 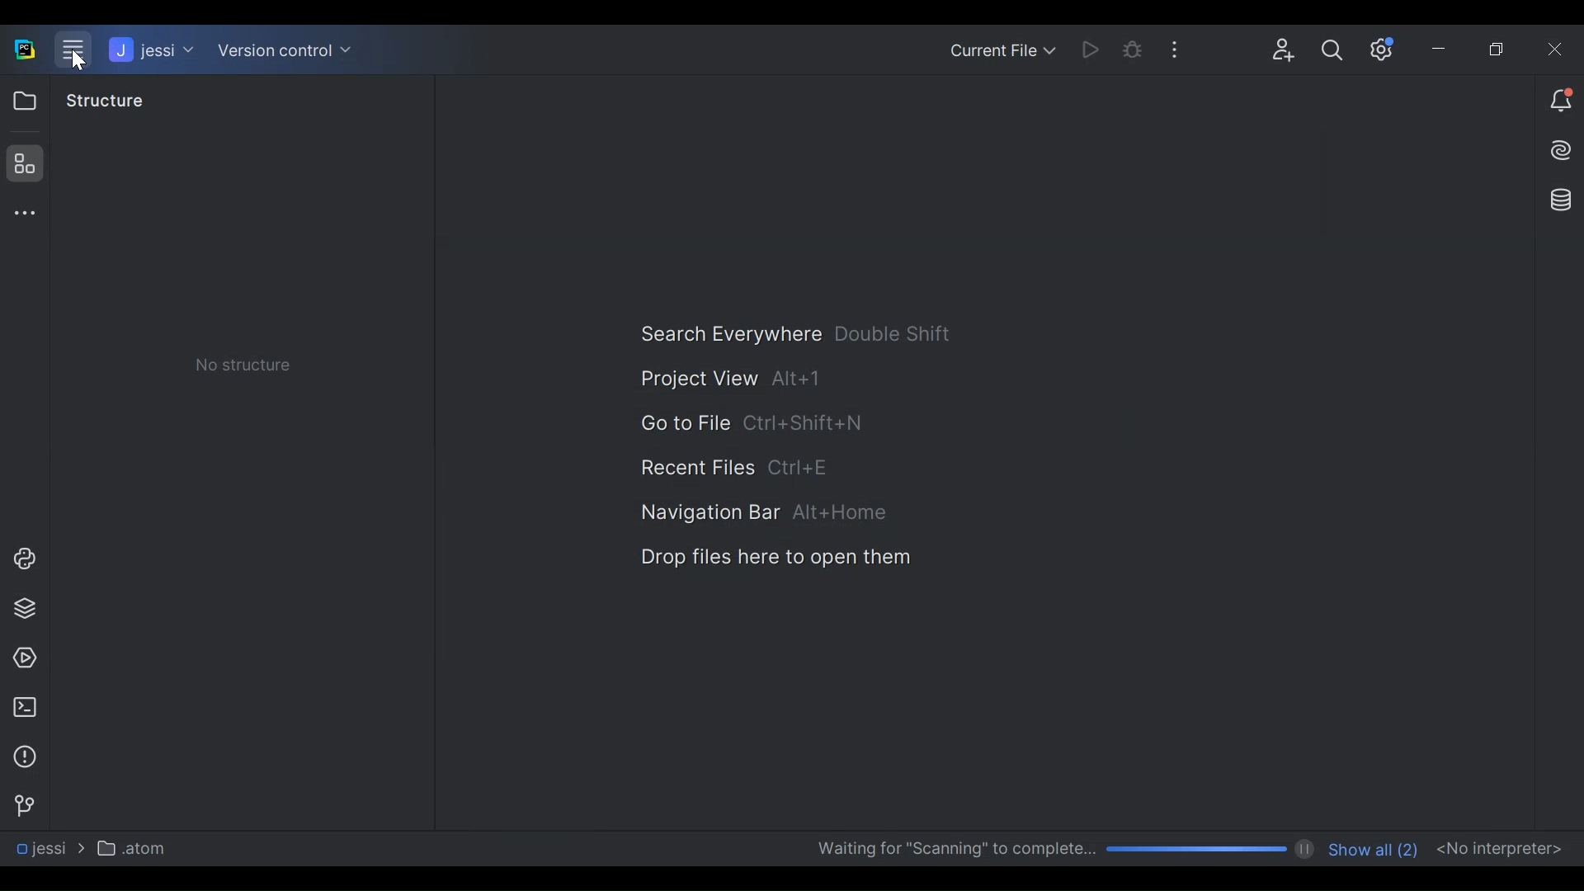 I want to click on Close, so click(x=1554, y=48).